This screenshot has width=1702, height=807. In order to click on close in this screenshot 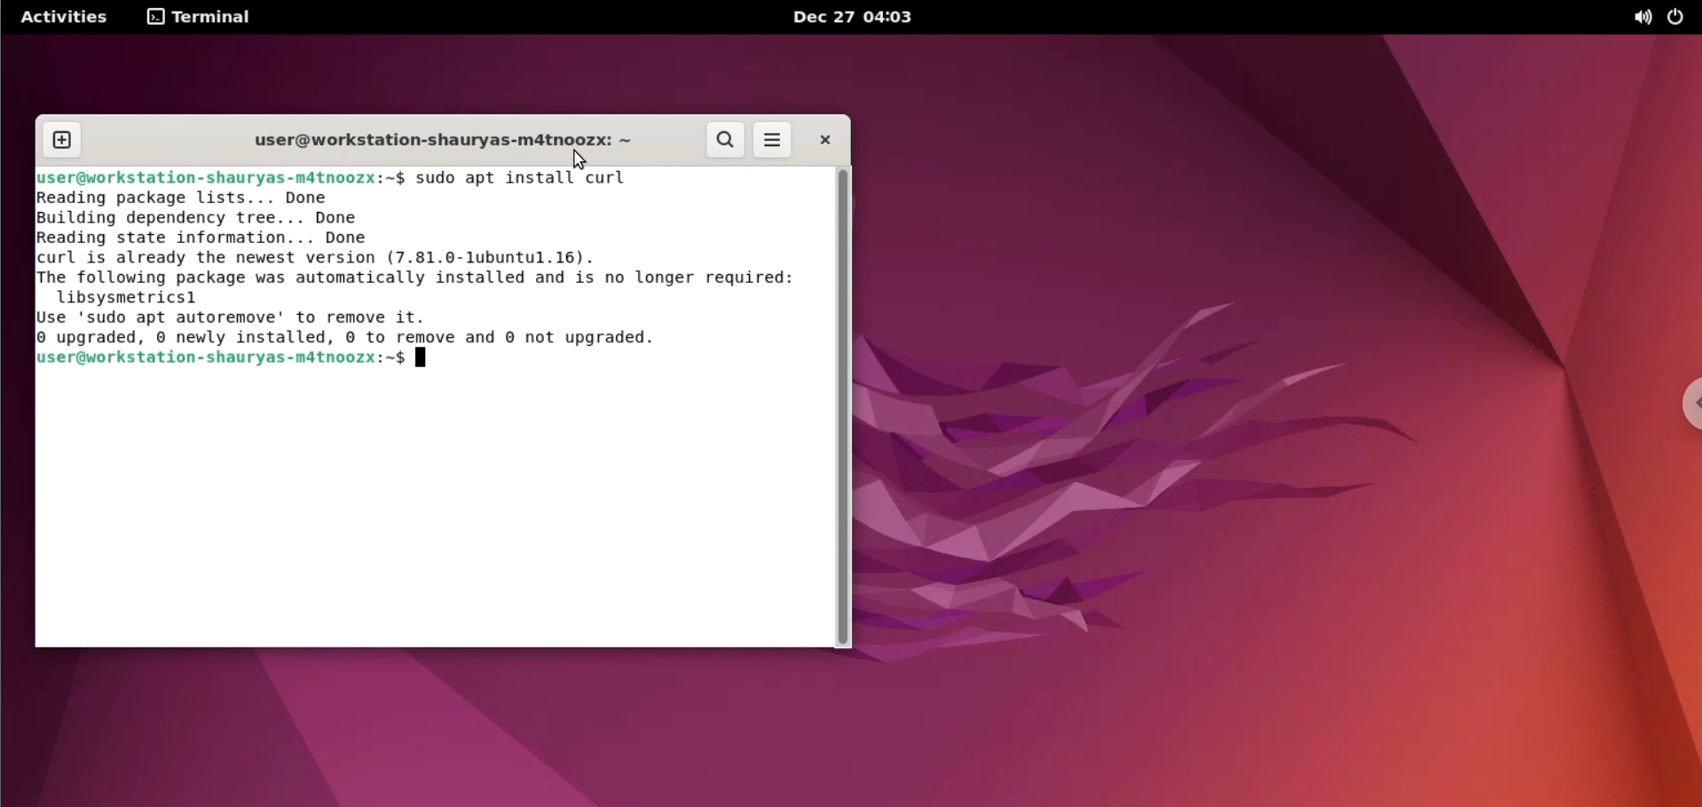, I will do `click(823, 139)`.